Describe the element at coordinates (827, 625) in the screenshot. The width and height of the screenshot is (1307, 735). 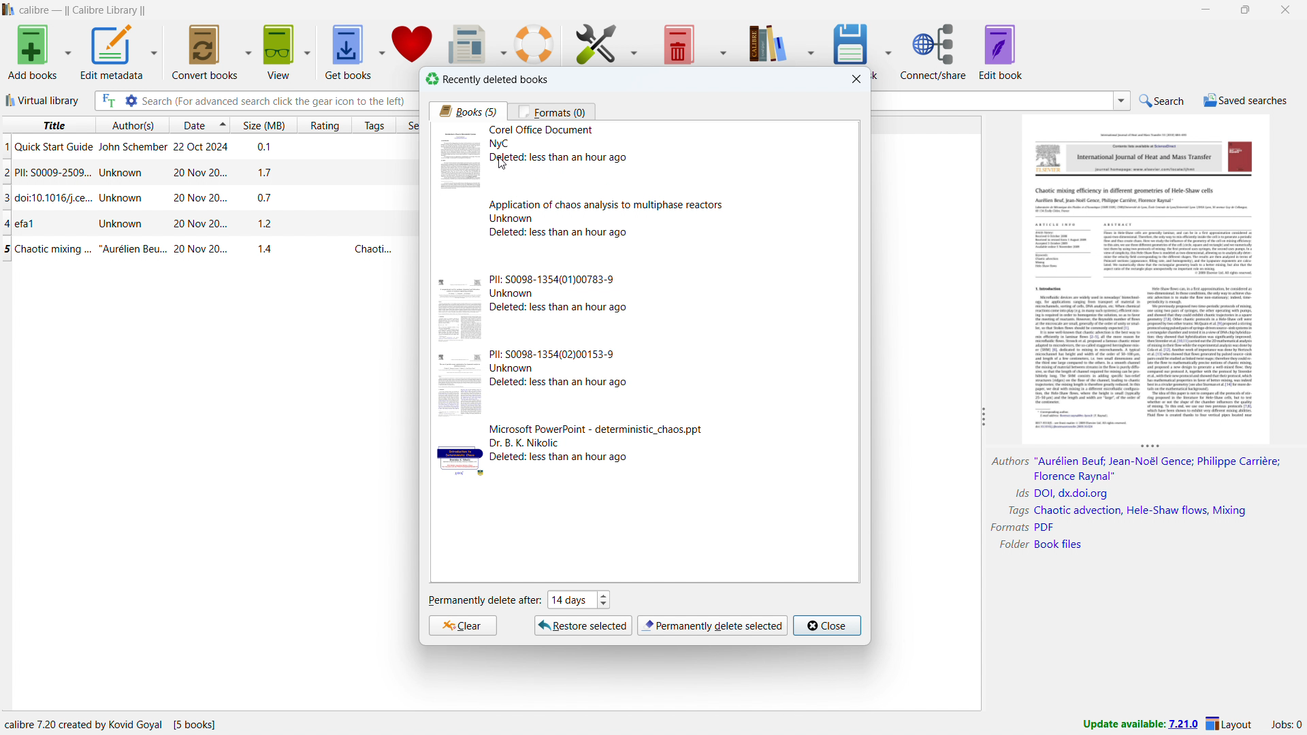
I see `close` at that location.